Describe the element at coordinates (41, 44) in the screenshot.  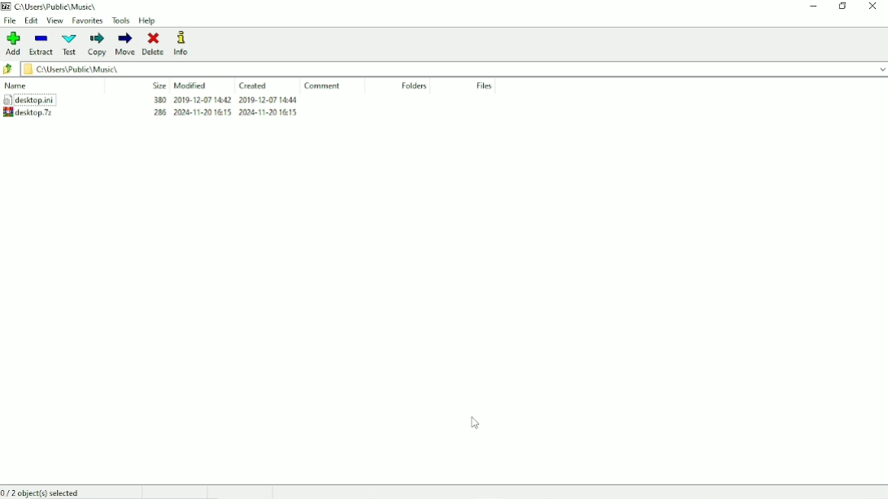
I see `Extract` at that location.